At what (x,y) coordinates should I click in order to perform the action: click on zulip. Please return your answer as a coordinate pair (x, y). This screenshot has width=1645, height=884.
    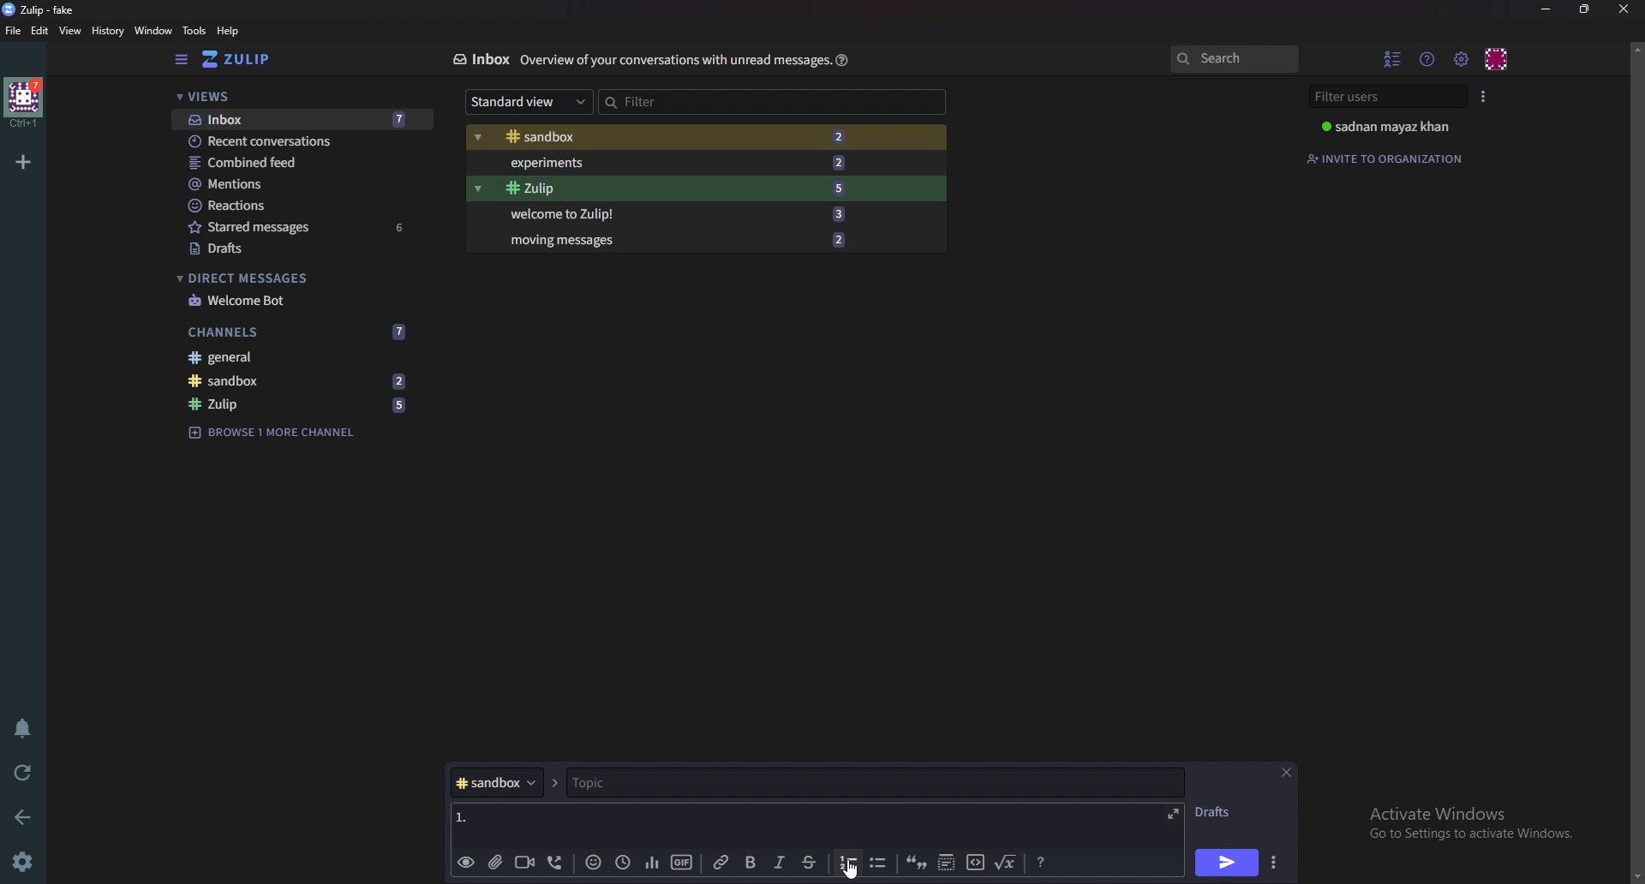
    Looking at the image, I should click on (304, 405).